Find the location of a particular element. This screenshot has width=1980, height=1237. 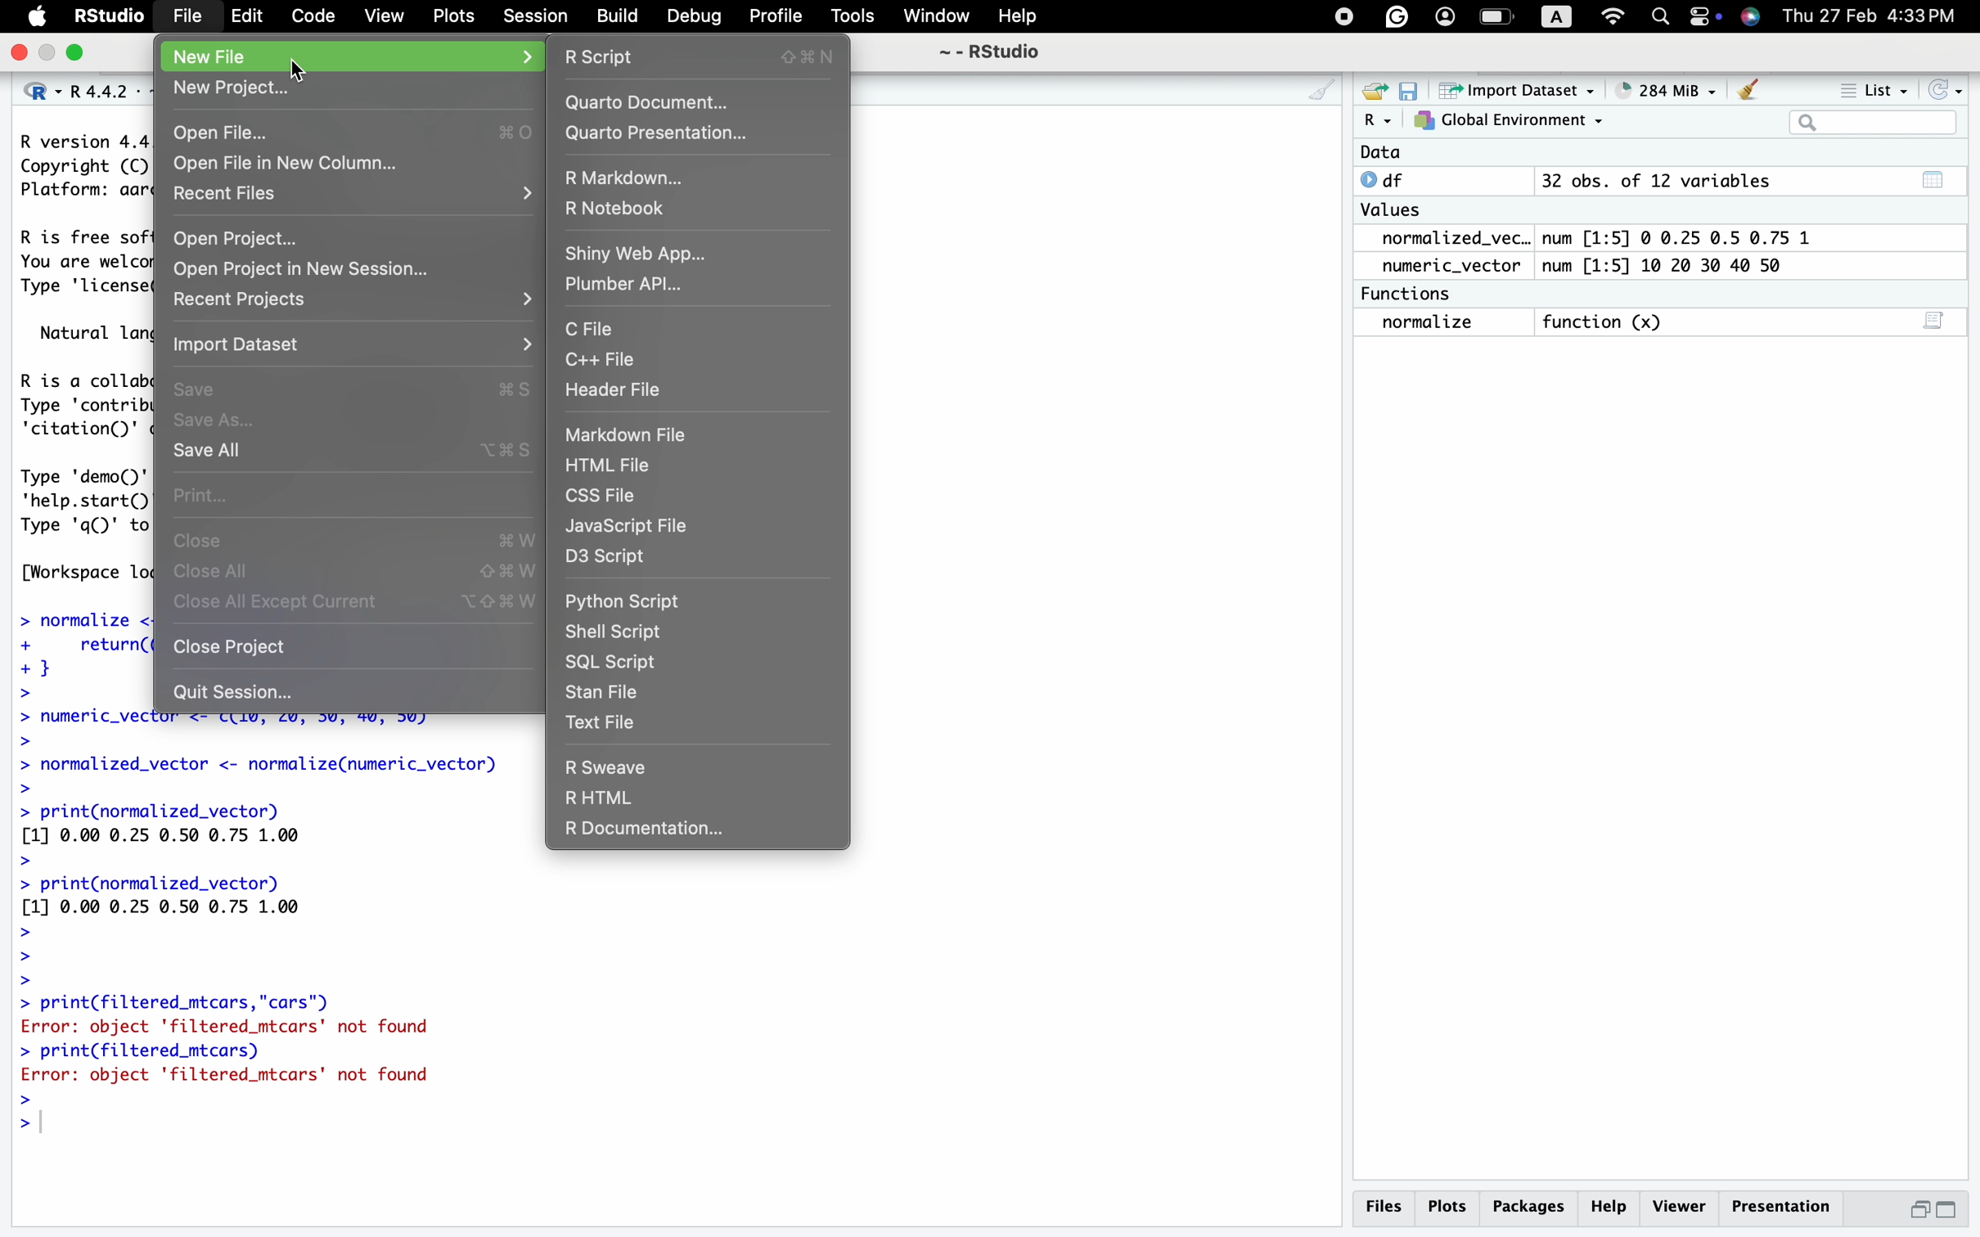

Tools is located at coordinates (856, 15).